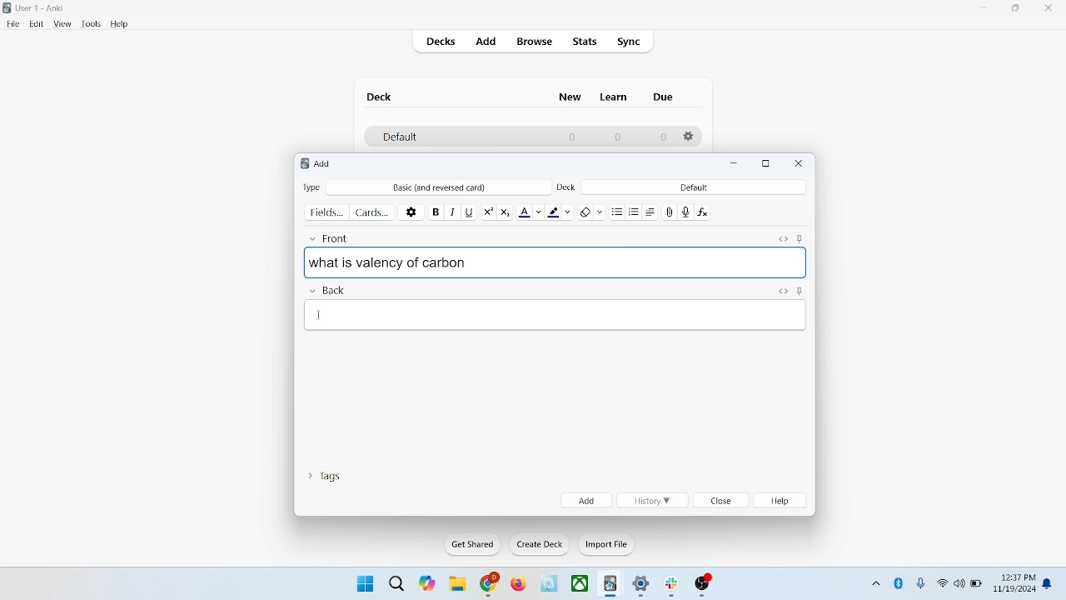 The image size is (1066, 600). Describe the element at coordinates (799, 237) in the screenshot. I see `sticky` at that location.